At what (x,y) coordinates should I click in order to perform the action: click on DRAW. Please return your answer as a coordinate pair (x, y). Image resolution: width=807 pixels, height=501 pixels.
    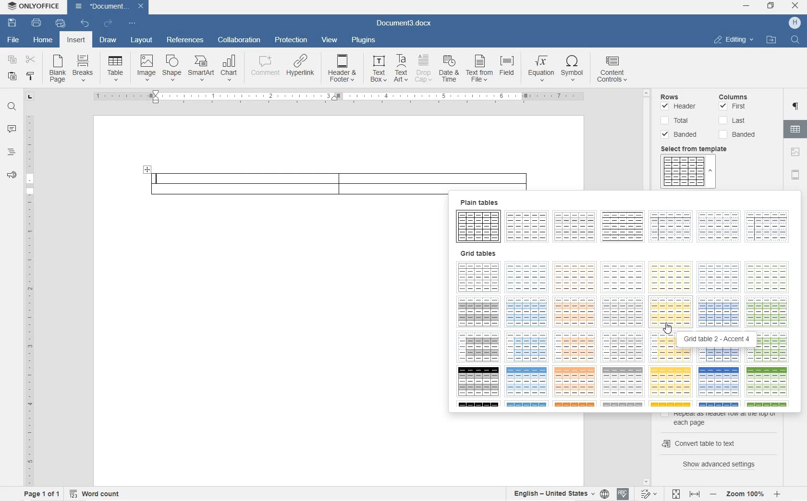
    Looking at the image, I should click on (107, 41).